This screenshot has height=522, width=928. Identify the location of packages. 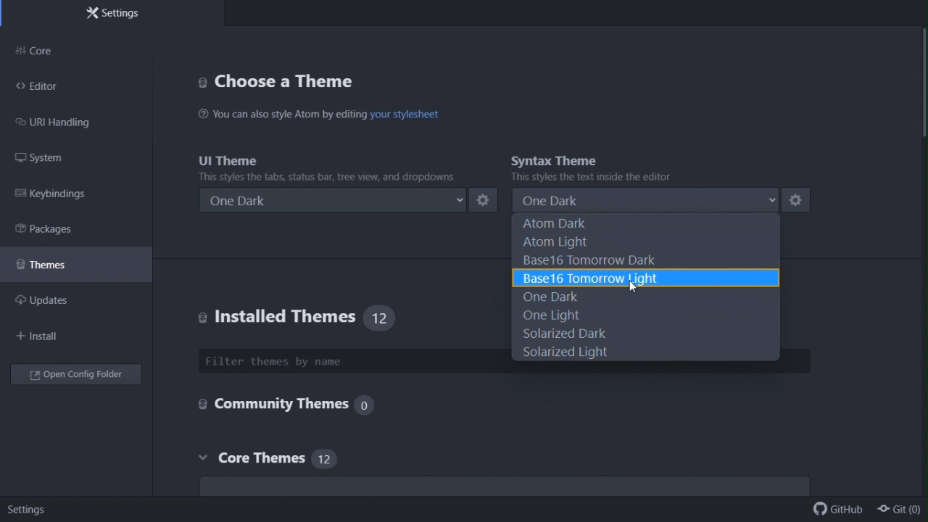
(60, 228).